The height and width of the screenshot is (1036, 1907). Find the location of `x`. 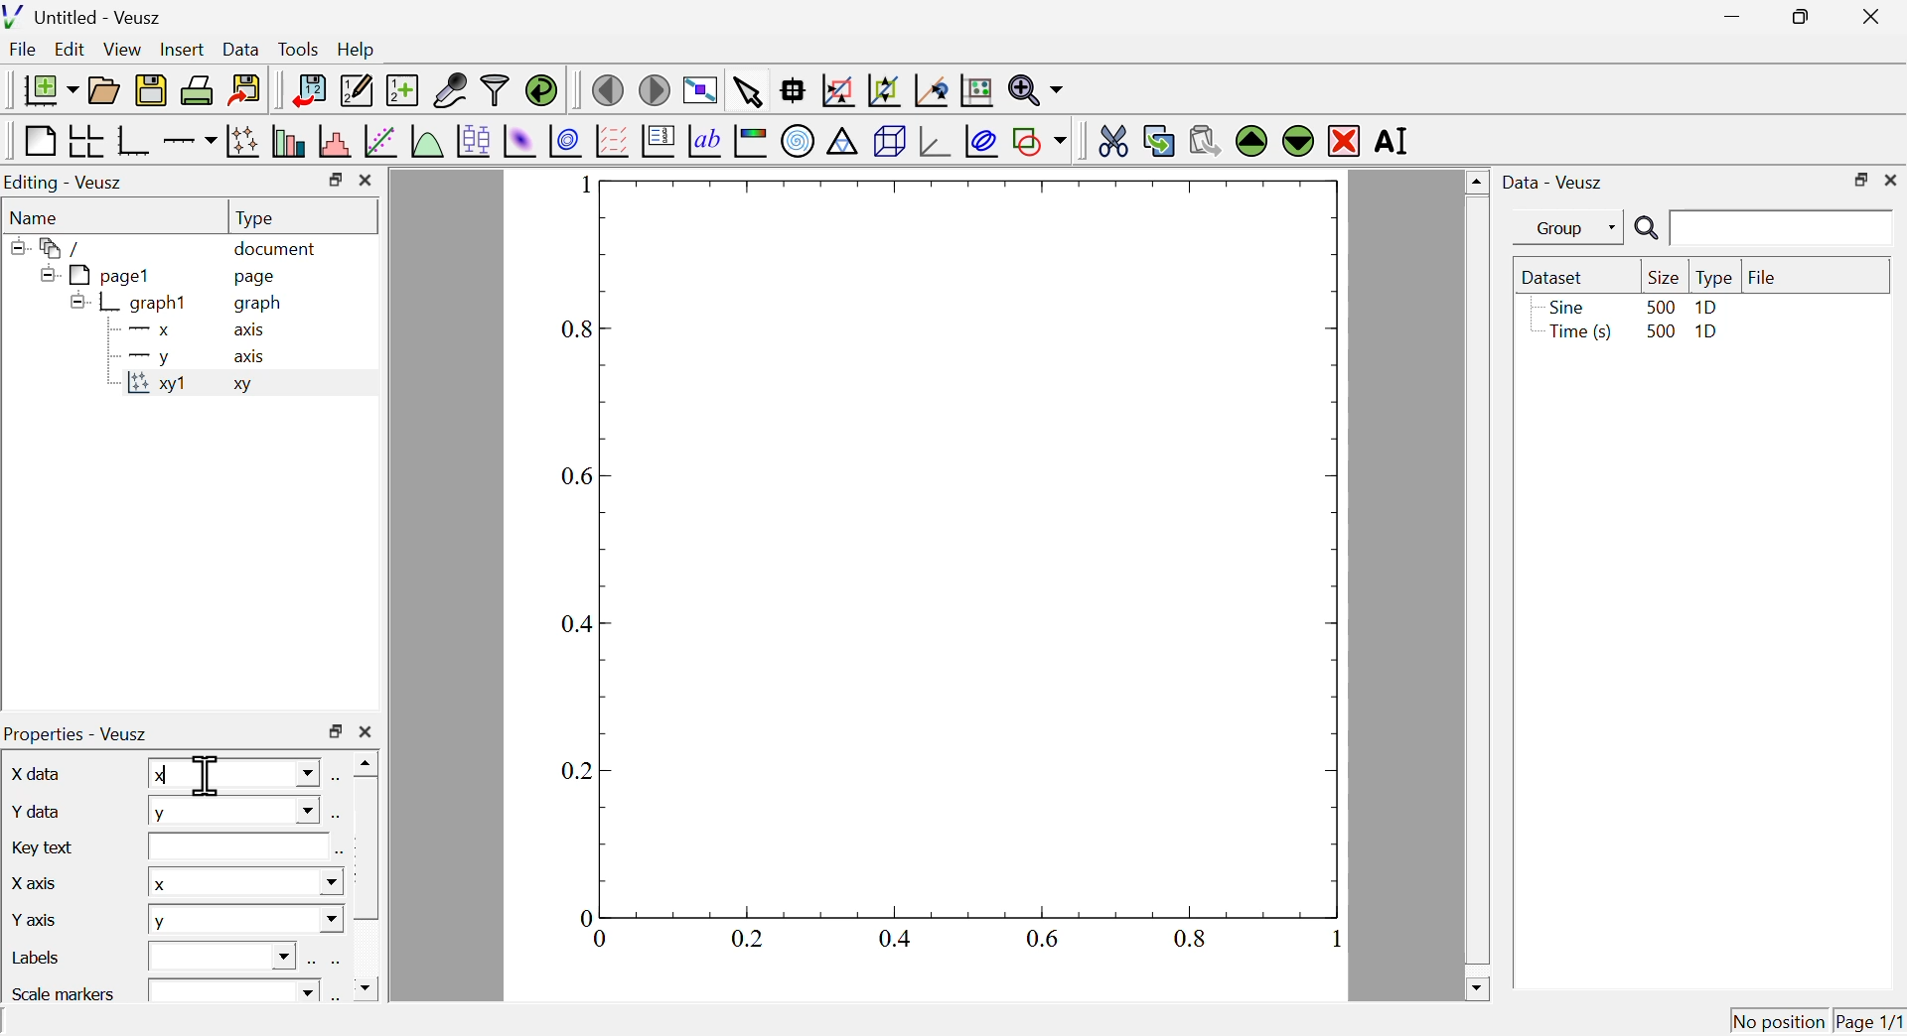

x is located at coordinates (243, 883).